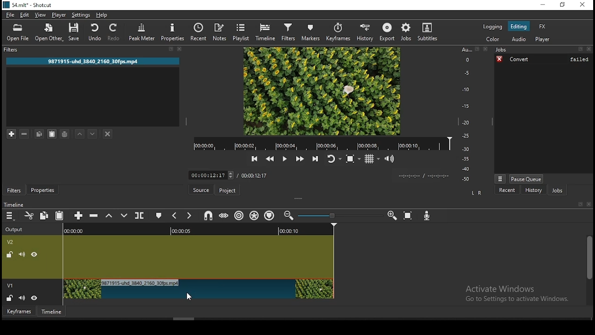 The width and height of the screenshot is (595, 335). Describe the element at coordinates (239, 215) in the screenshot. I see `ripple` at that location.